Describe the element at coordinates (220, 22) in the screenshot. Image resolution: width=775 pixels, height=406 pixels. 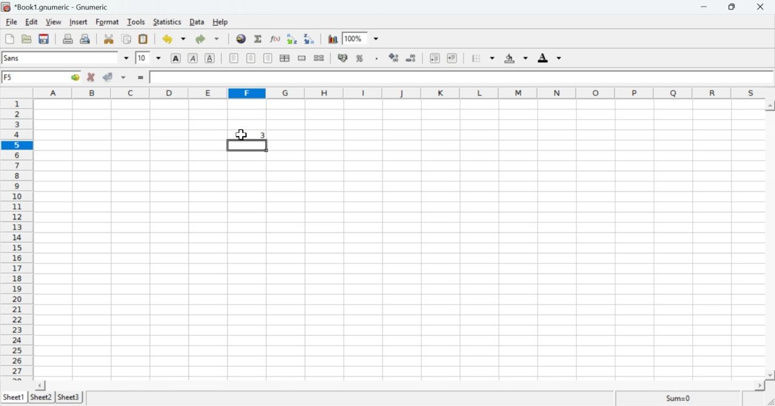
I see `Help` at that location.